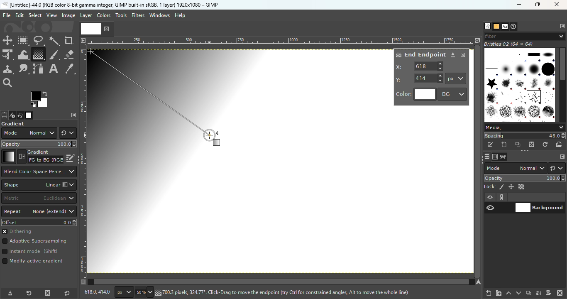 The image size is (567, 299). What do you see at coordinates (525, 136) in the screenshot?
I see `Spacing` at bounding box center [525, 136].